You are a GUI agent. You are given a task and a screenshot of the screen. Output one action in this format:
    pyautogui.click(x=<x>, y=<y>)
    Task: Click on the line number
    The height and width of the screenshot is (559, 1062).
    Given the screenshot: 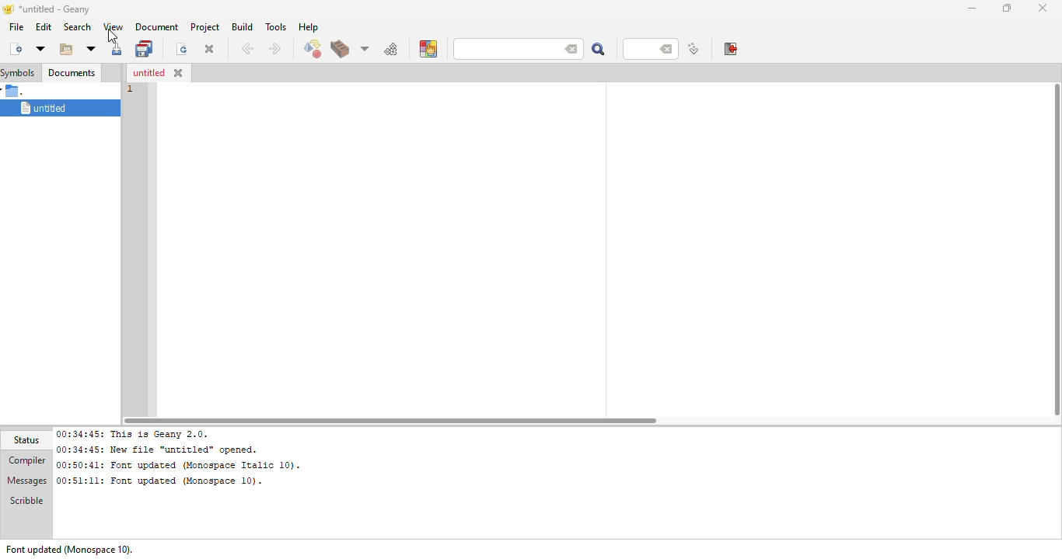 What is the action you would take?
    pyautogui.click(x=128, y=89)
    